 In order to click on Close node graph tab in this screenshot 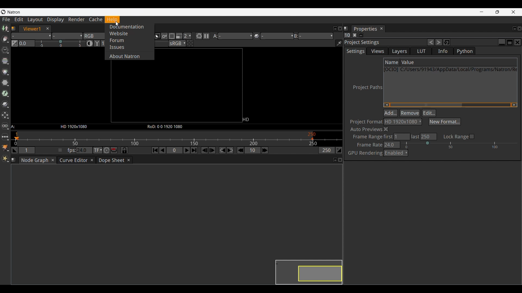, I will do `click(52, 160)`.